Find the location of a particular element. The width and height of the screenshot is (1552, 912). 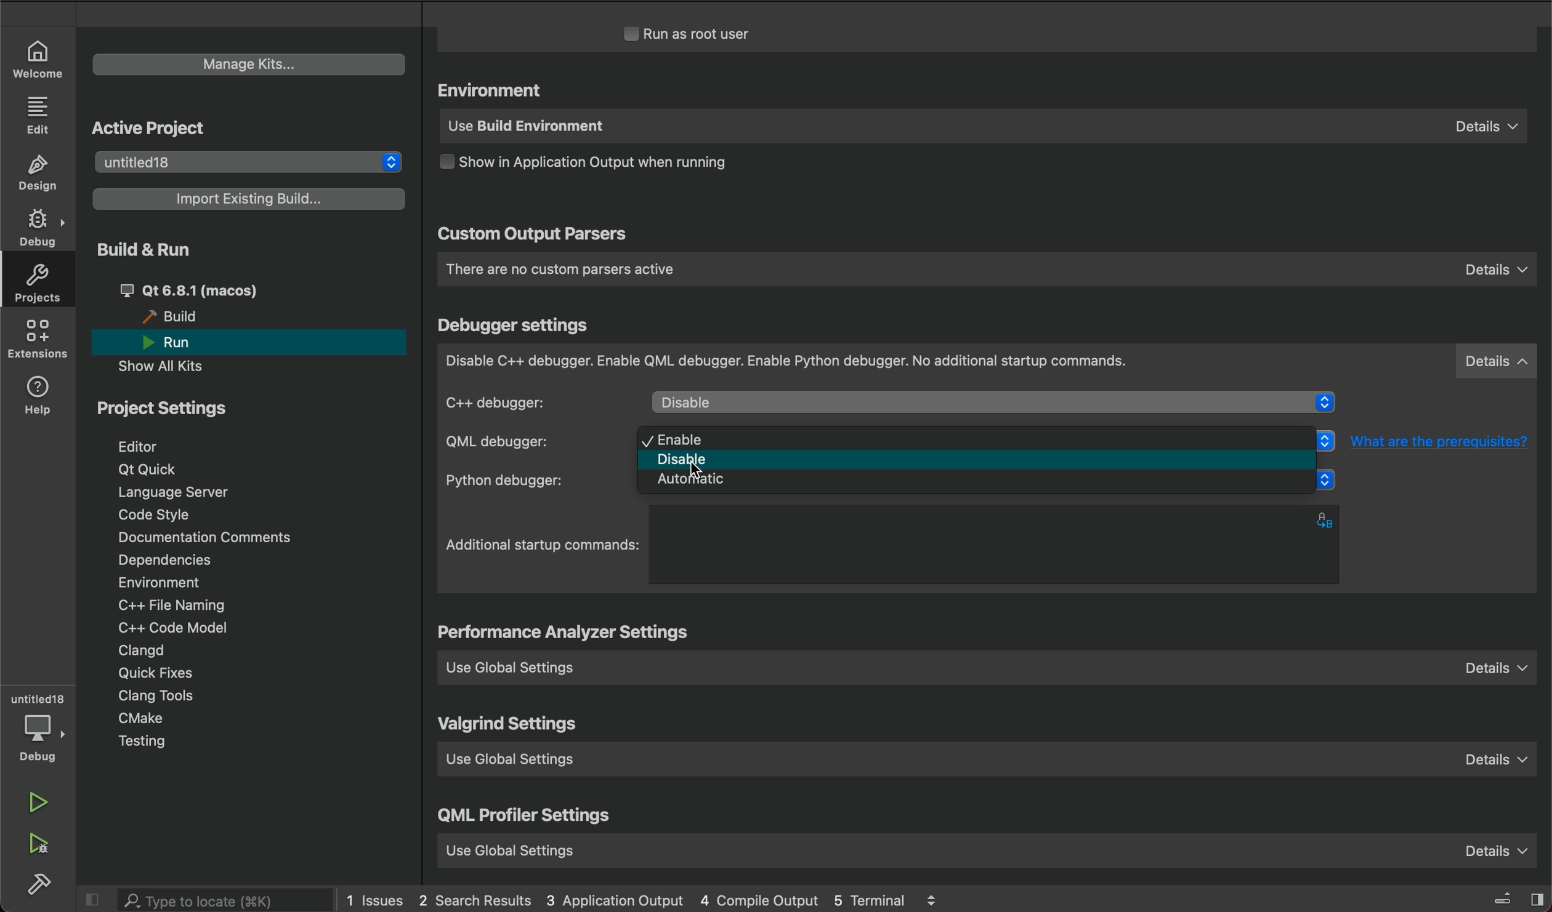

qml  is located at coordinates (526, 818).